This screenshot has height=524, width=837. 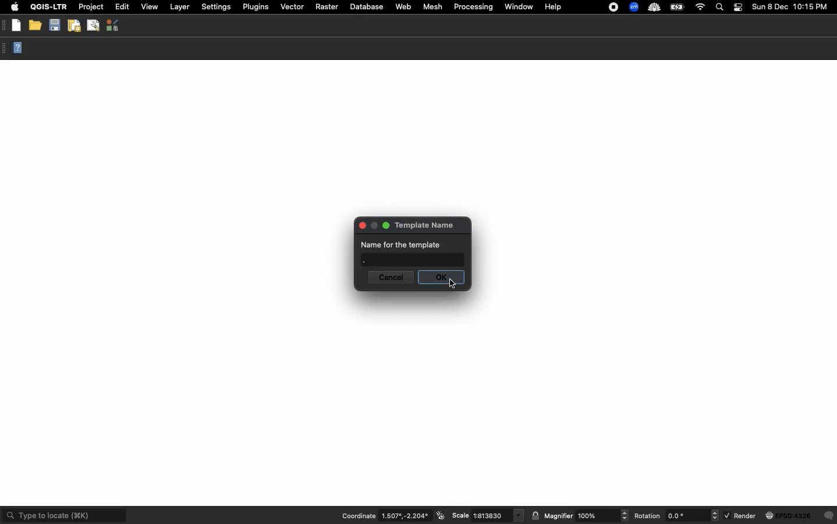 I want to click on Cancel, so click(x=389, y=278).